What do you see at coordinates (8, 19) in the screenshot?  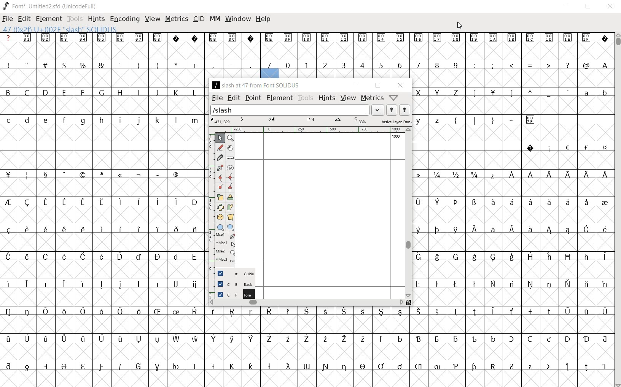 I see `FILE` at bounding box center [8, 19].